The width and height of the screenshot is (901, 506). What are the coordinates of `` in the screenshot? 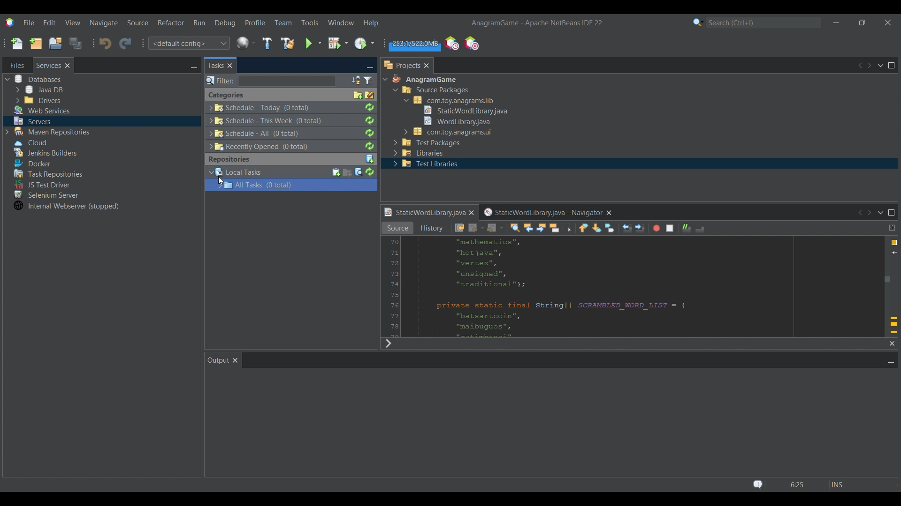 It's located at (70, 208).